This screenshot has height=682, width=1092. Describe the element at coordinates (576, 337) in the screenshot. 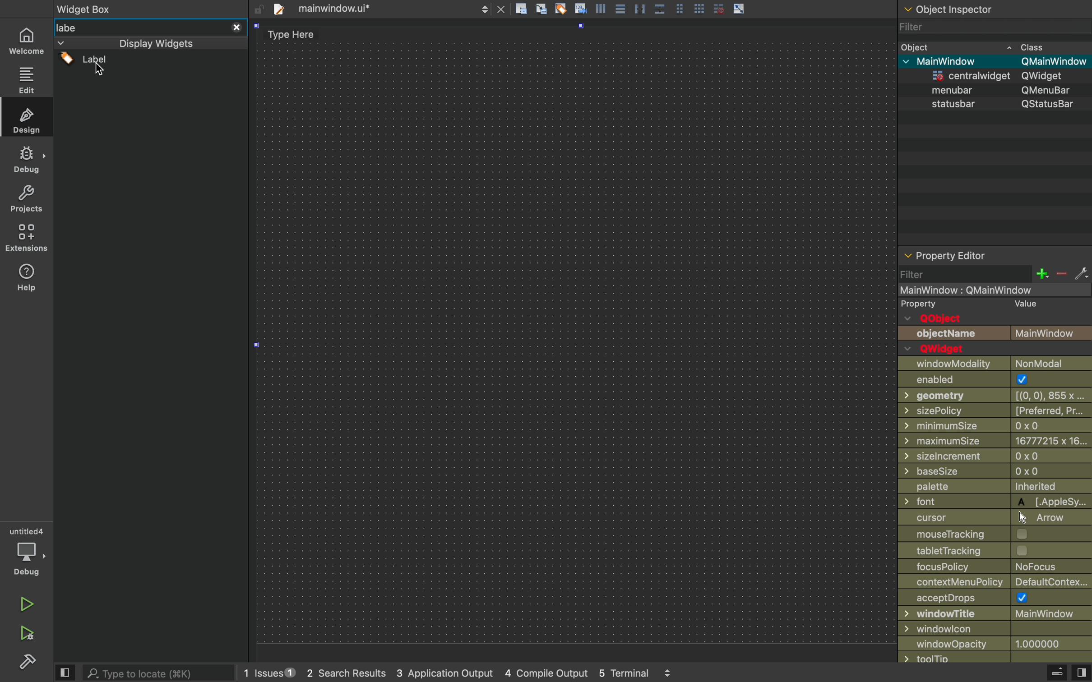

I see `design area` at that location.